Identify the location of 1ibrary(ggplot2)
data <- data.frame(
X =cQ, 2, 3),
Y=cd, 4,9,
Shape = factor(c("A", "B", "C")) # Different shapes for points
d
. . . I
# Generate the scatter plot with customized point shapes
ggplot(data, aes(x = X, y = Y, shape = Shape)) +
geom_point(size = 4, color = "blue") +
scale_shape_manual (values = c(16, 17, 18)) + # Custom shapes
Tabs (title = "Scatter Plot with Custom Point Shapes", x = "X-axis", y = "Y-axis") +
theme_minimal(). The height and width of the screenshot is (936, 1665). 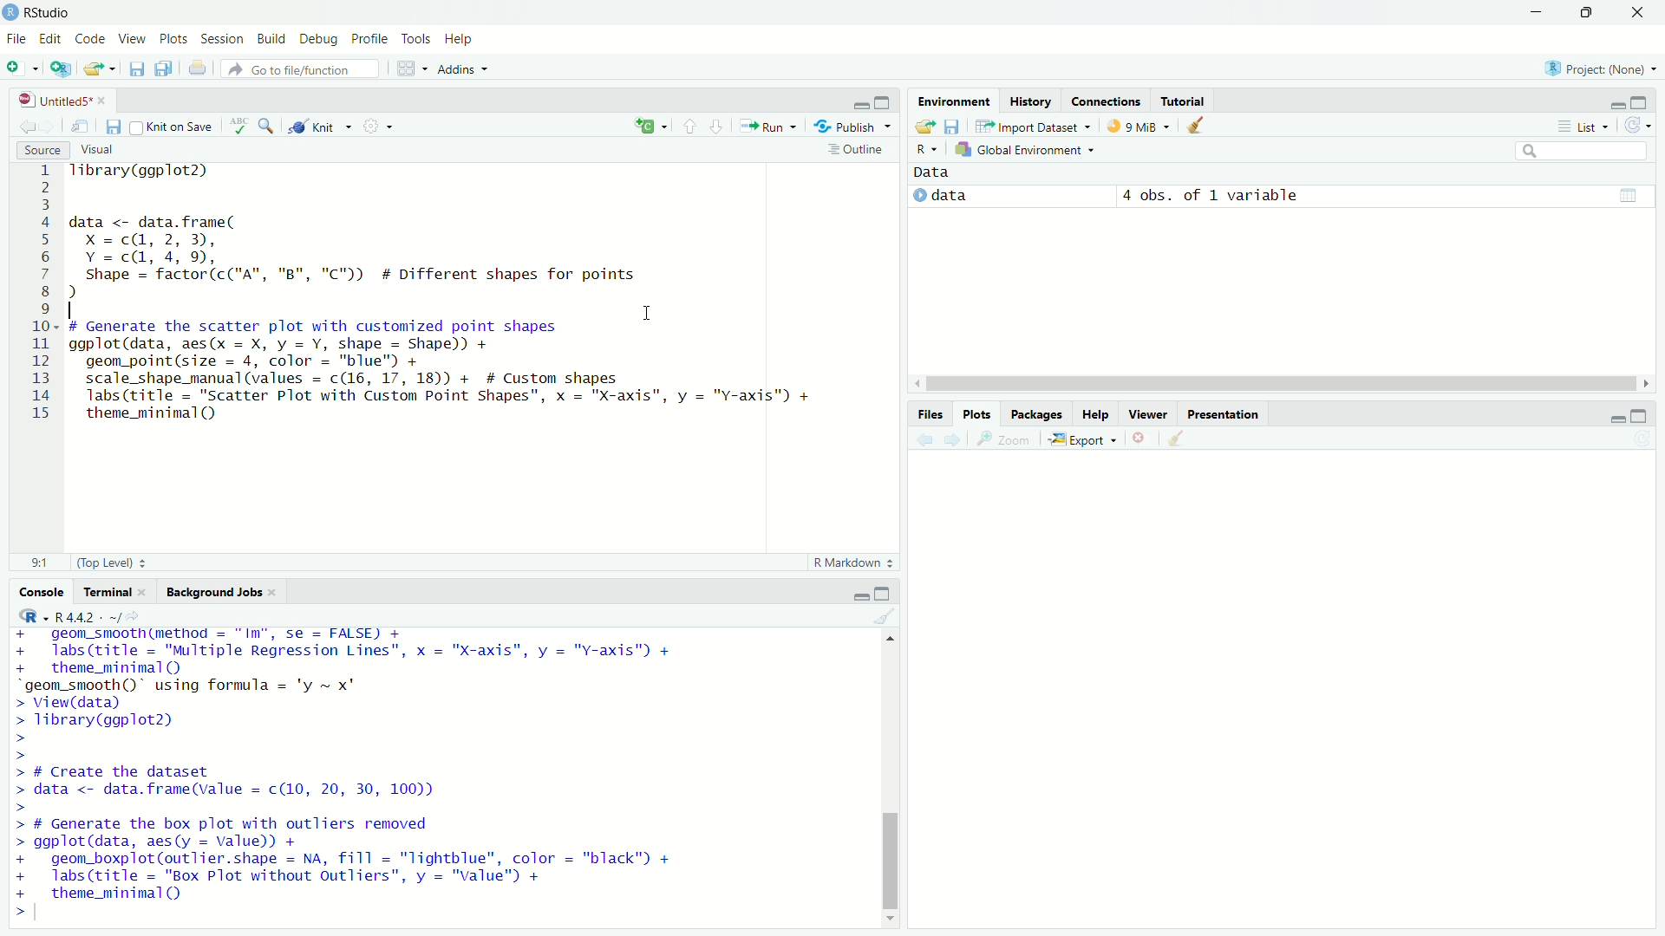
(443, 295).